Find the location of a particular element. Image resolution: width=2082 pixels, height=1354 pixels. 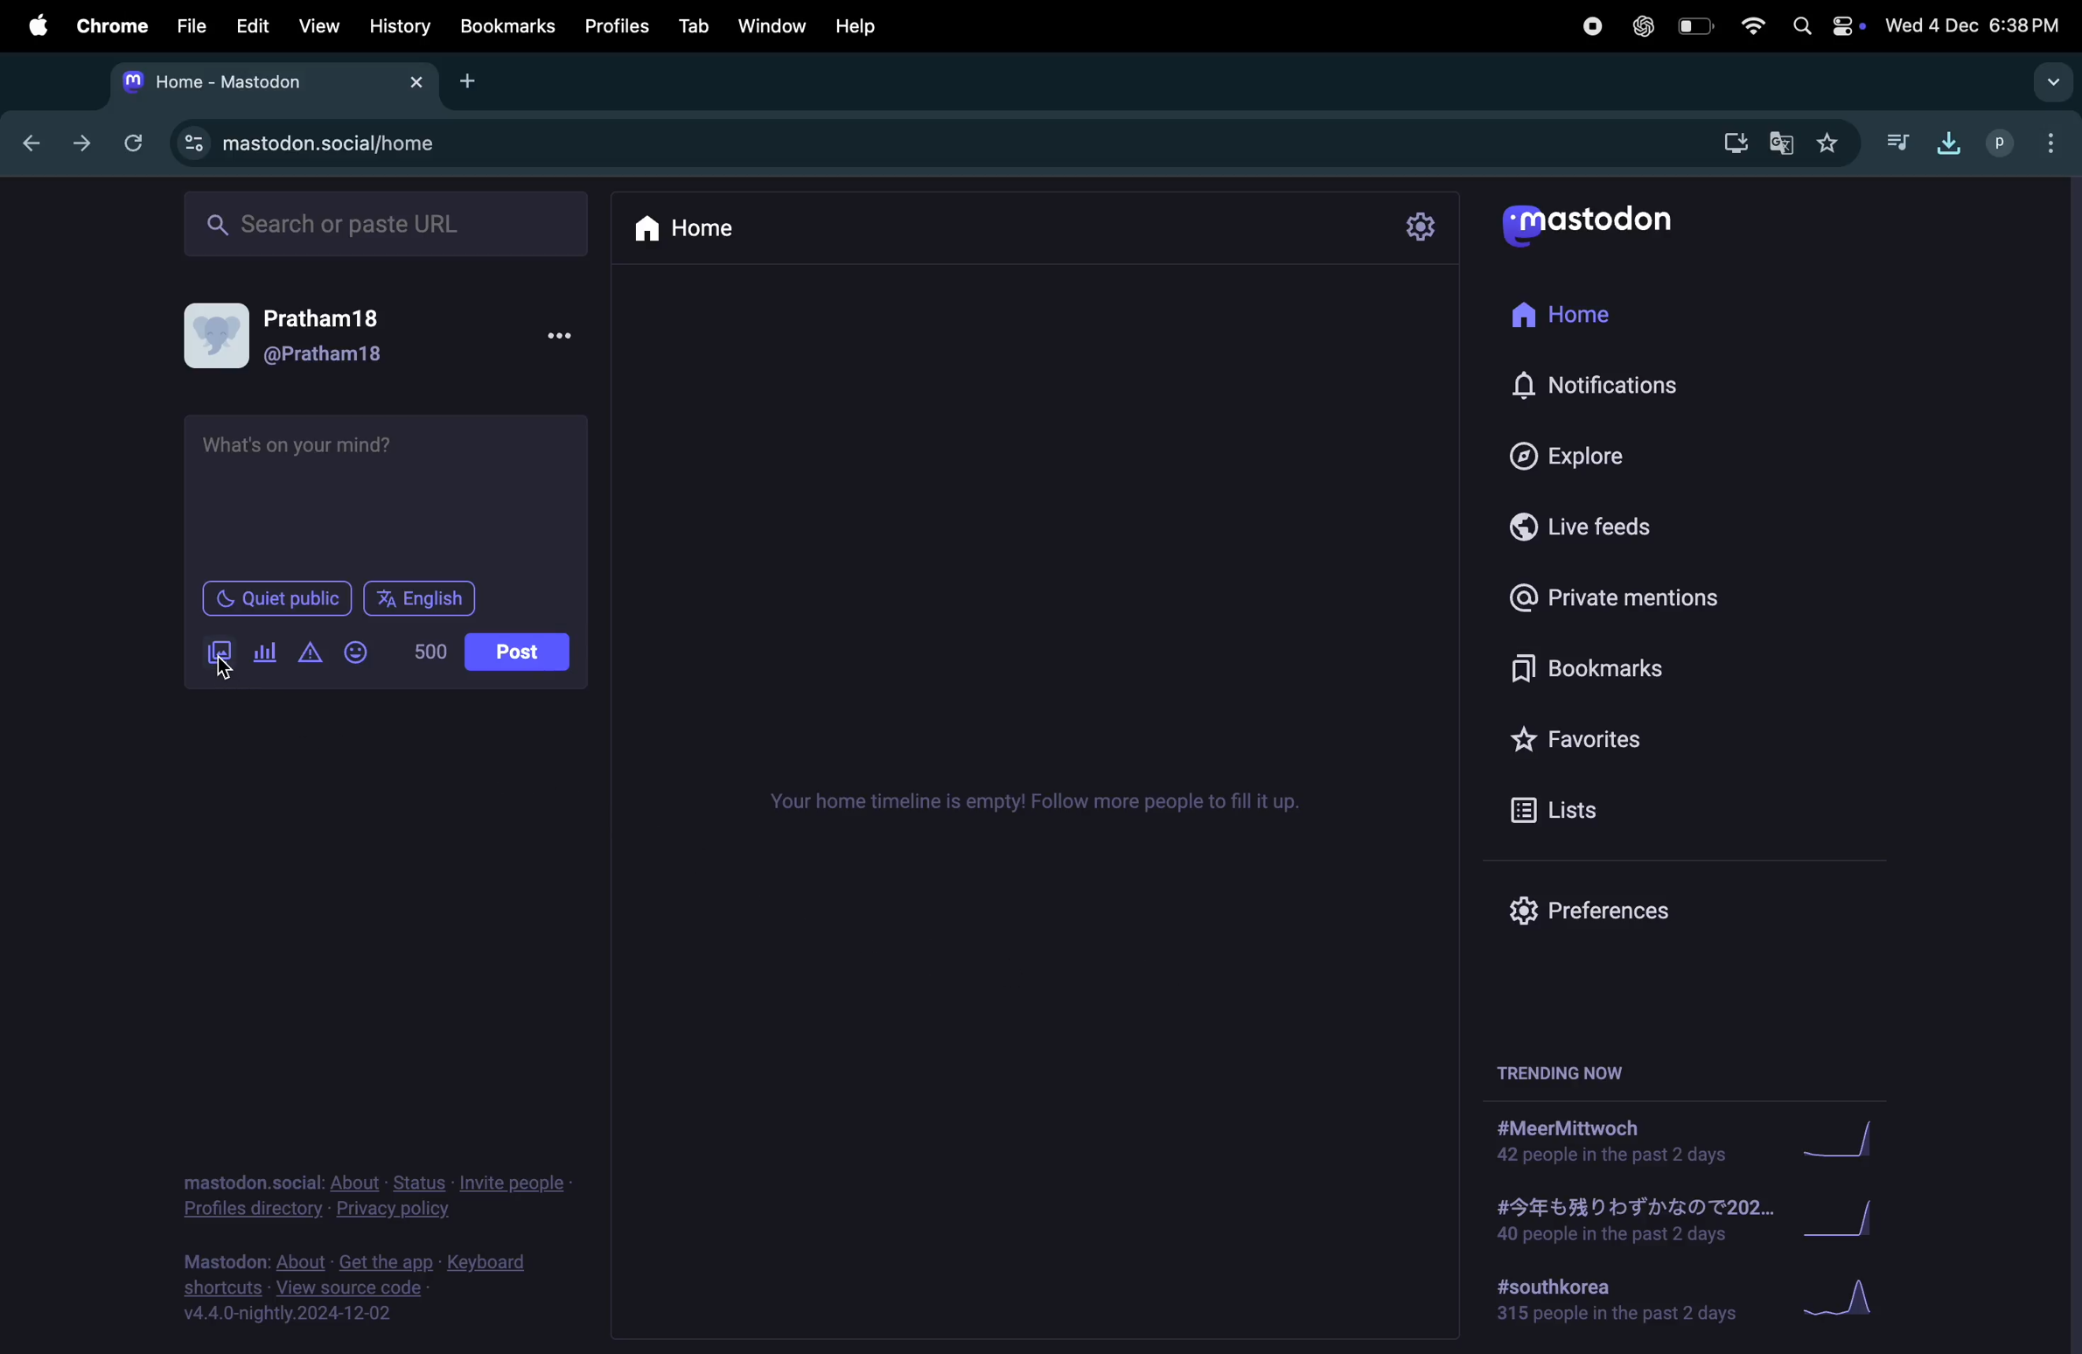

book marks is located at coordinates (504, 25).